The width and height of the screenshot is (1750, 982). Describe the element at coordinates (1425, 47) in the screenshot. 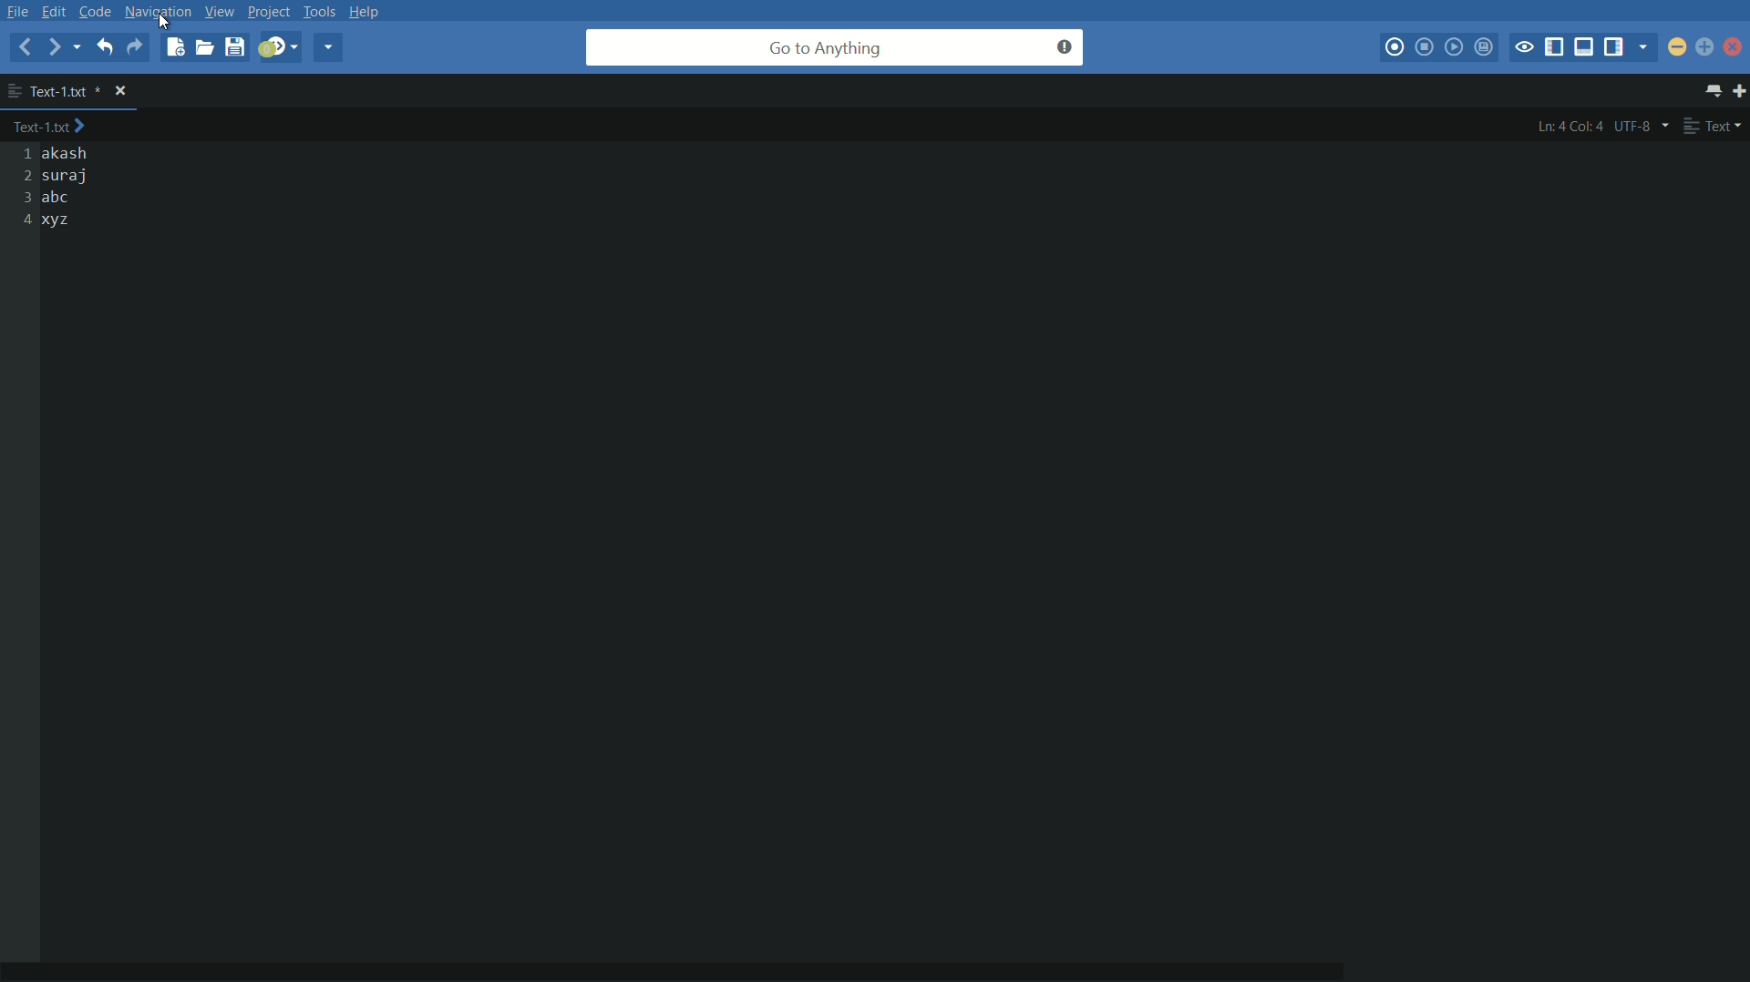

I see `stop macro` at that location.